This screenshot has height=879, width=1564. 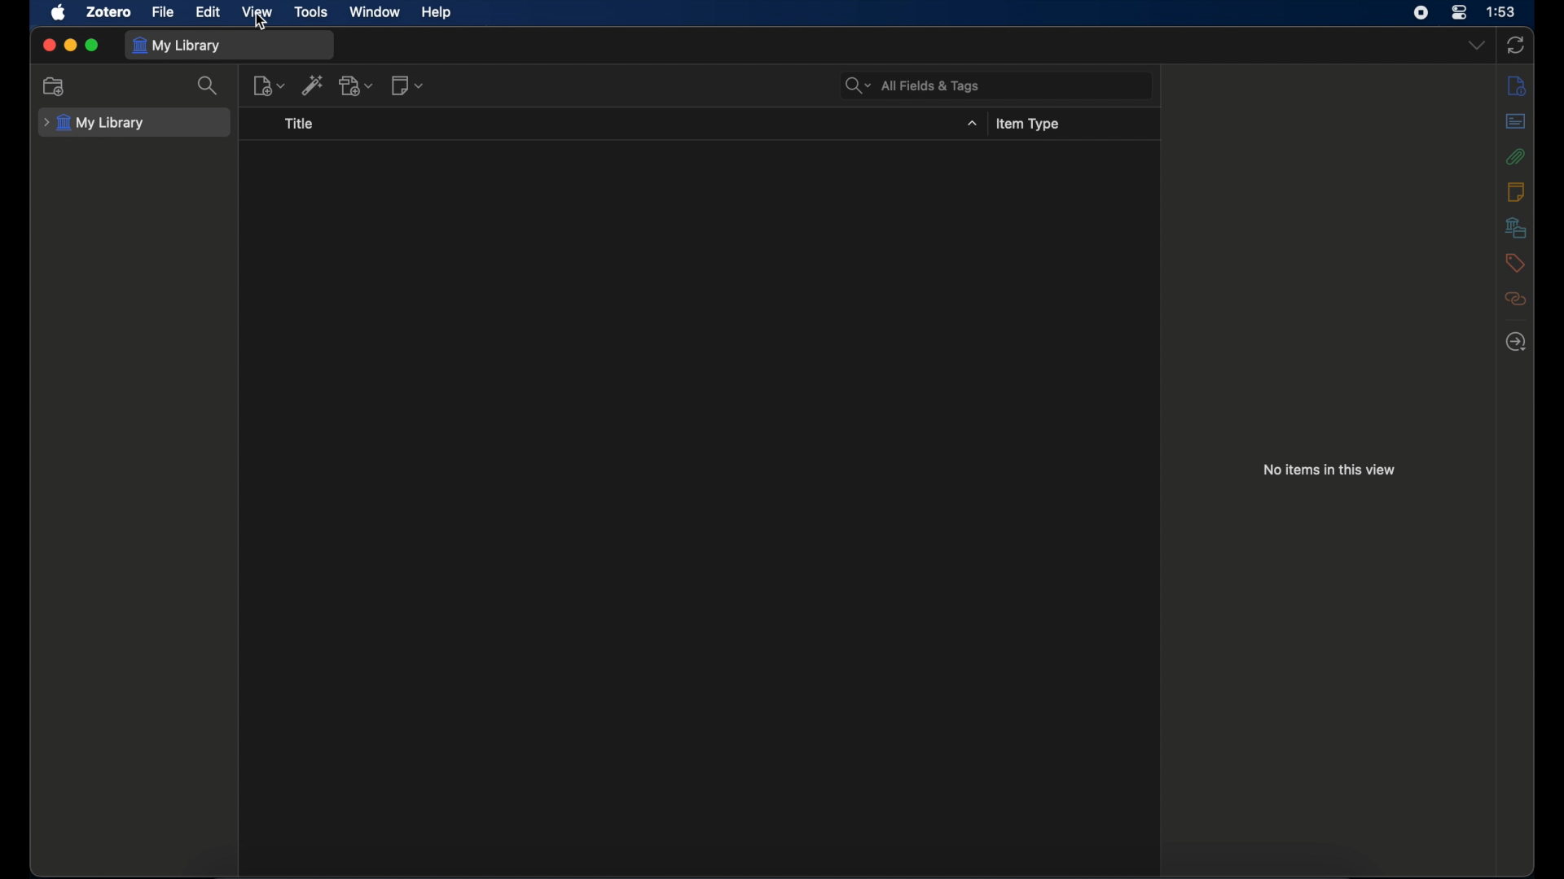 What do you see at coordinates (973, 123) in the screenshot?
I see `dropdown` at bounding box center [973, 123].